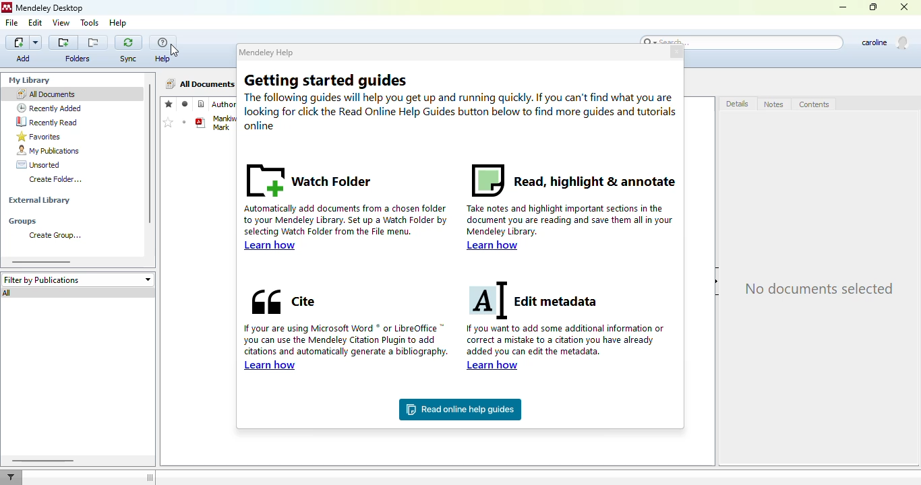 This screenshot has width=921, height=485. What do you see at coordinates (887, 42) in the screenshot?
I see `user profile` at bounding box center [887, 42].